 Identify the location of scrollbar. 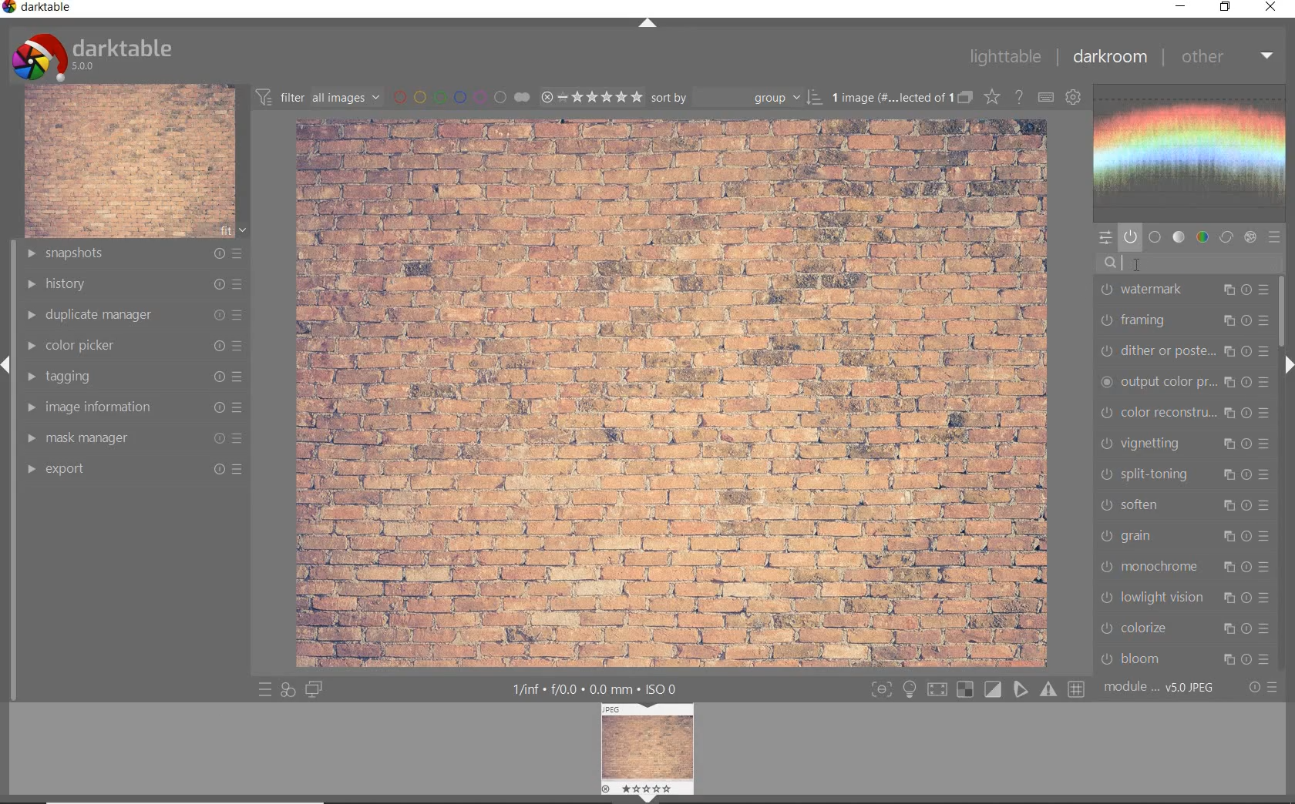
(1285, 314).